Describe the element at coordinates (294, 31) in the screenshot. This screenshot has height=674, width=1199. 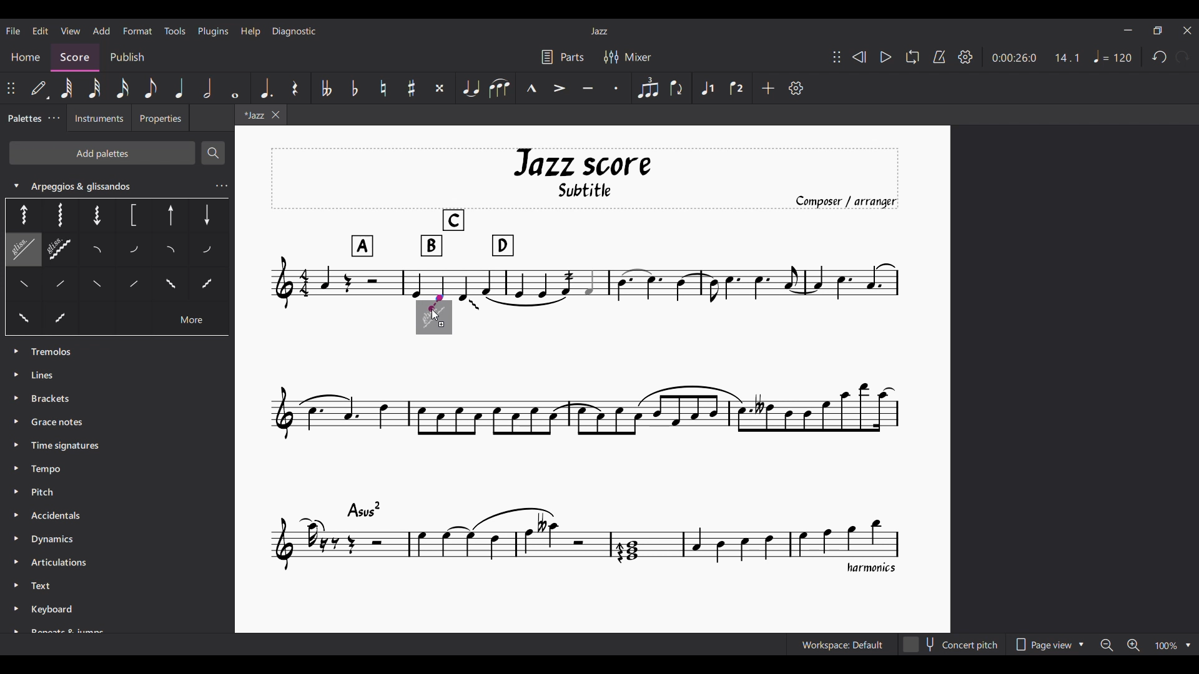
I see `Diagnostic menu` at that location.